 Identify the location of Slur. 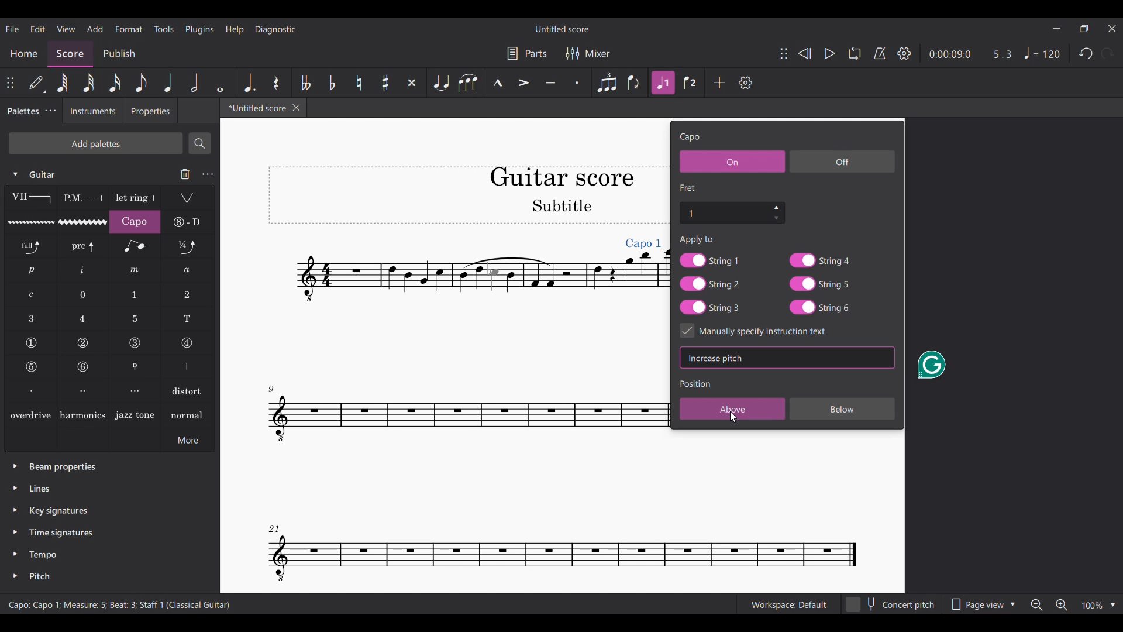
(467, 83).